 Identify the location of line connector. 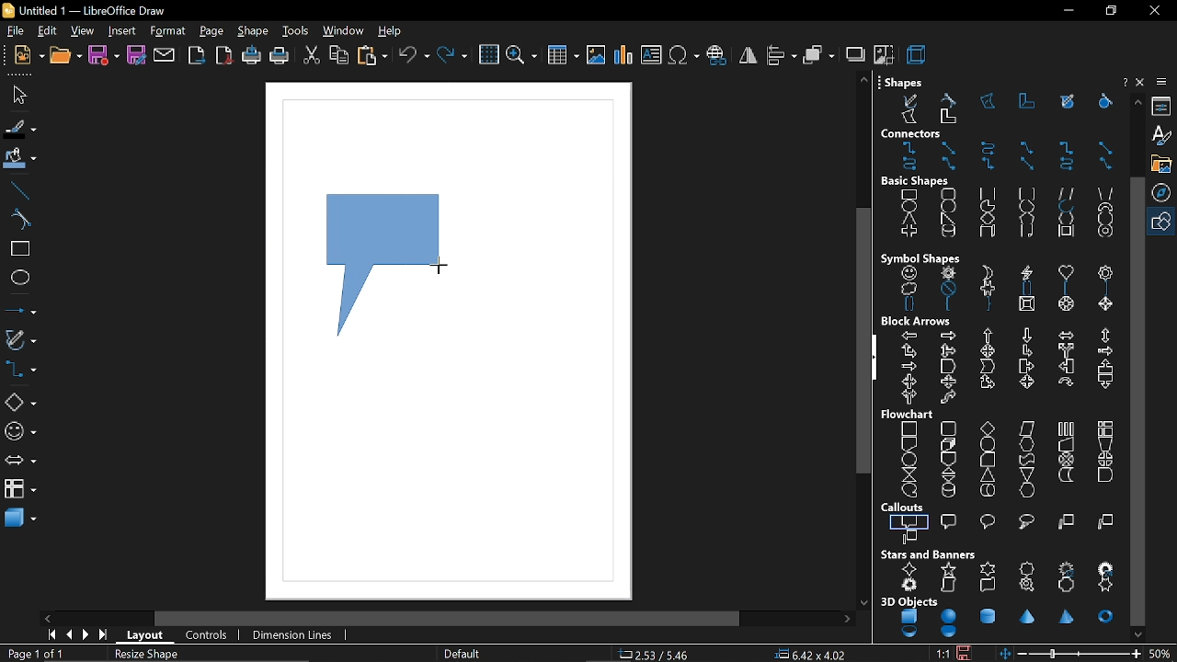
(948, 165).